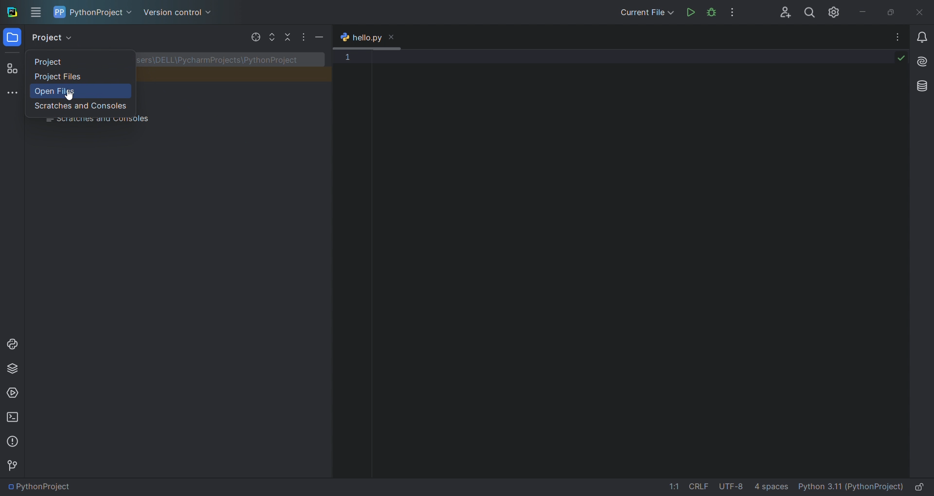 The image size is (934, 496). I want to click on expand, so click(271, 37).